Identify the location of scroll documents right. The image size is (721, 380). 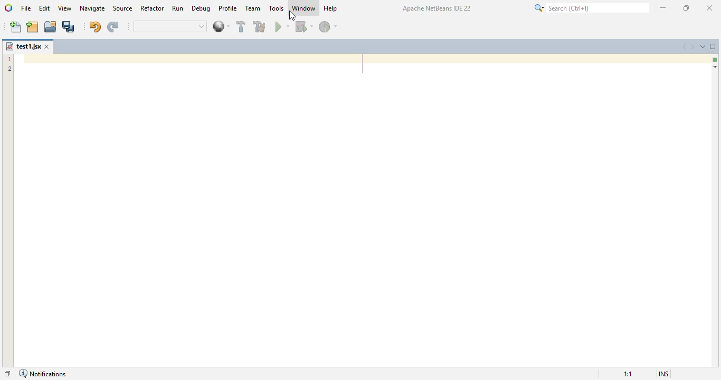
(693, 46).